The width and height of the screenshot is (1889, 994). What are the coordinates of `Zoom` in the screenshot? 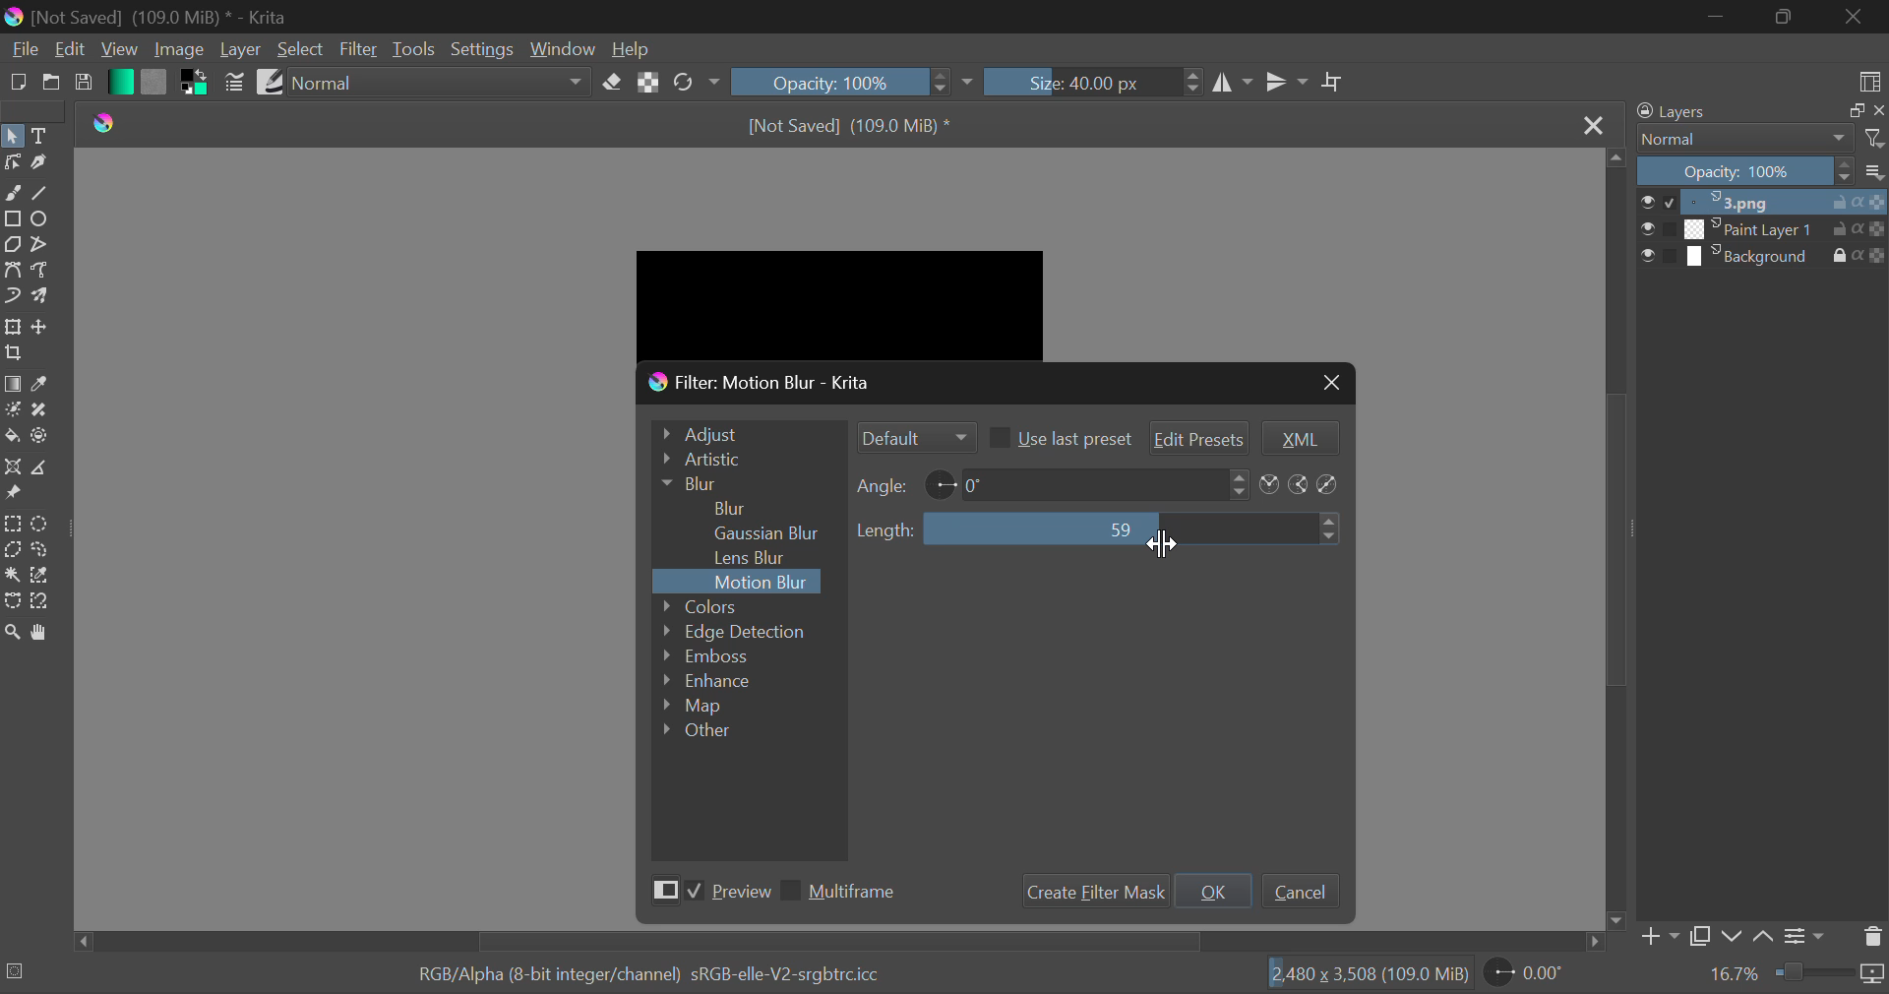 It's located at (16, 635).